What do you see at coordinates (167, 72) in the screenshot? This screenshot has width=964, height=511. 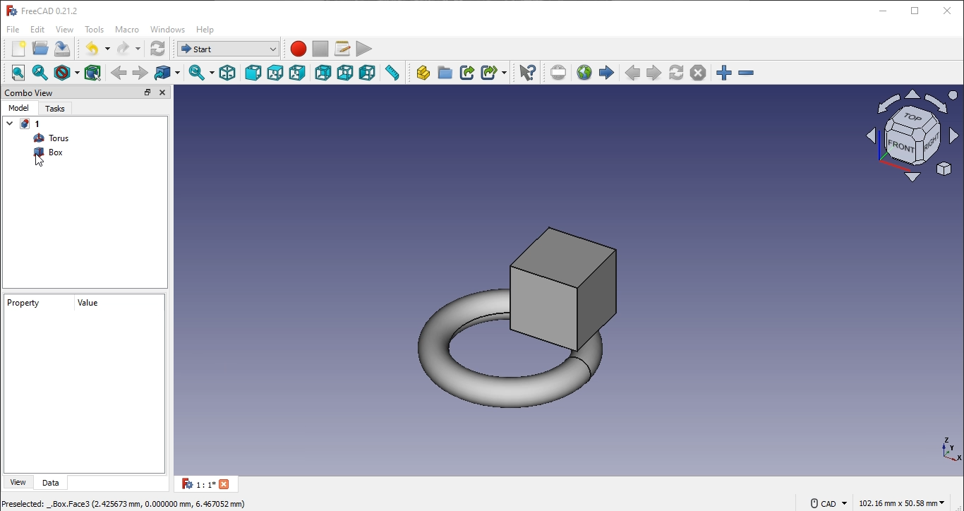 I see `go to linked object` at bounding box center [167, 72].